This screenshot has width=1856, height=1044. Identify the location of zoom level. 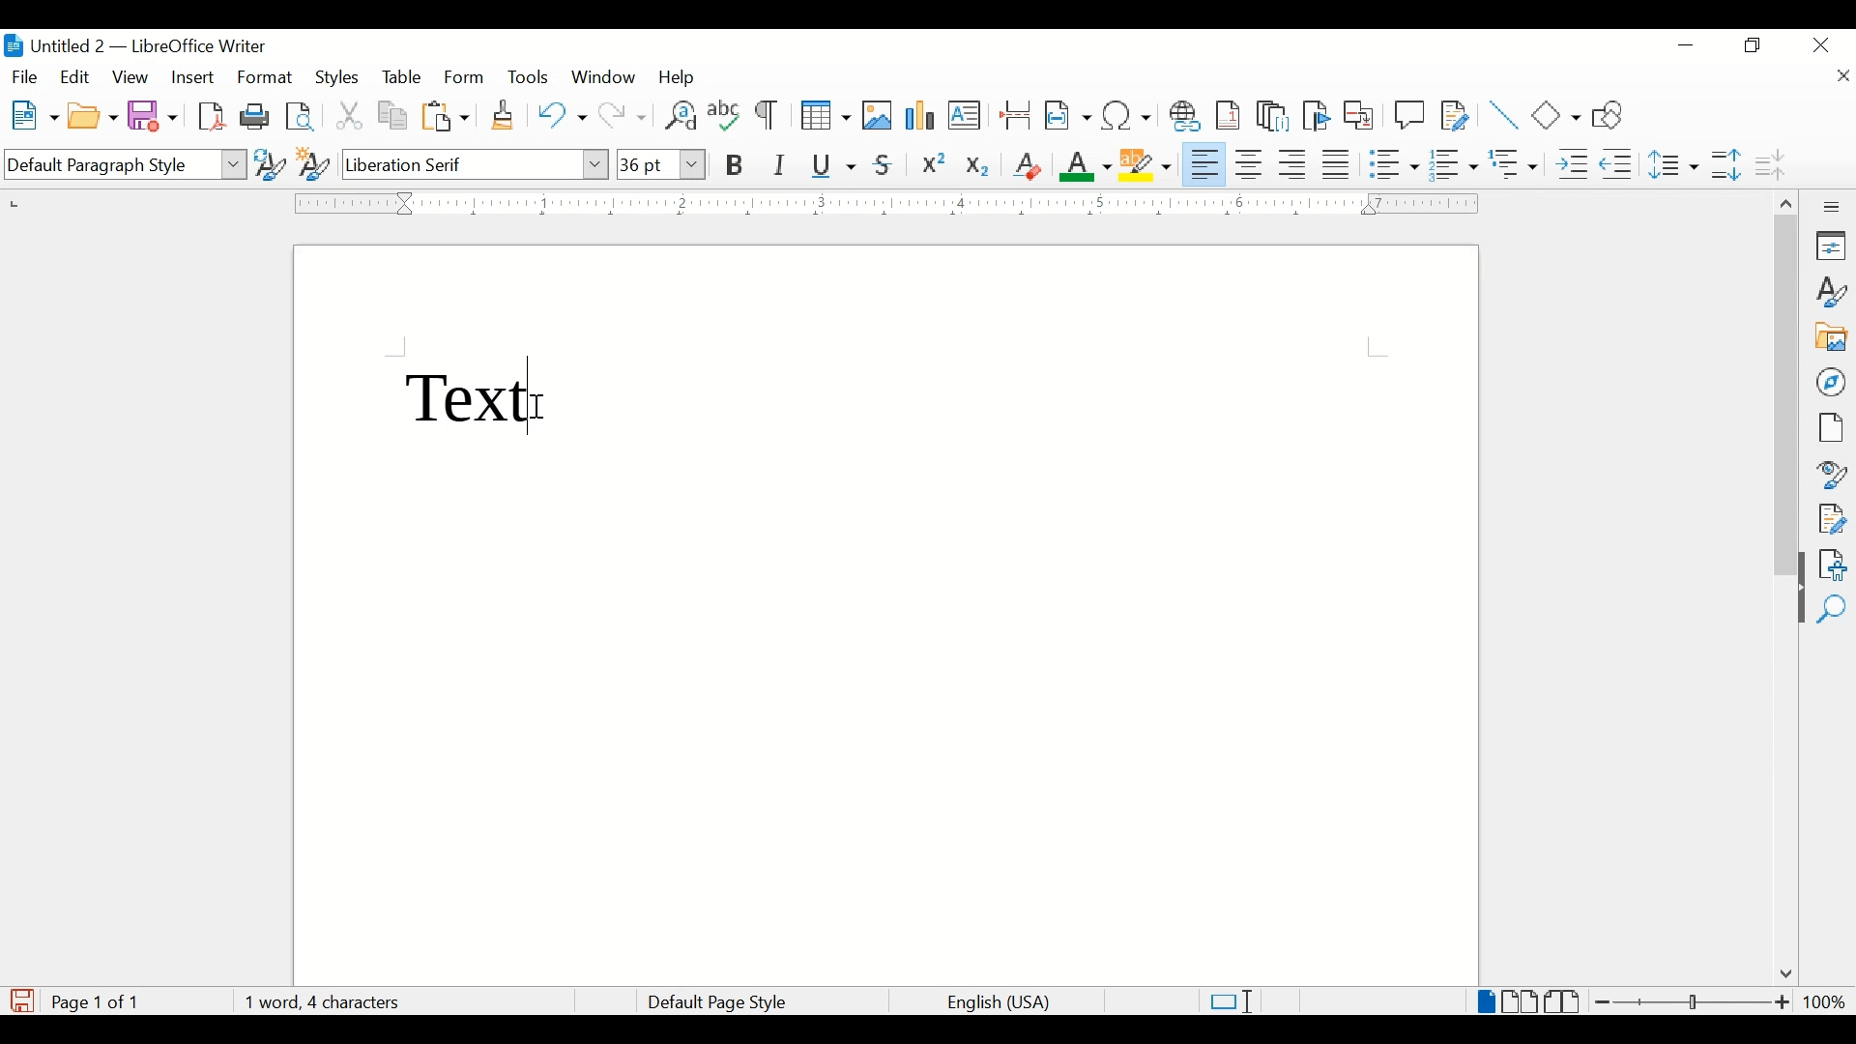
(1824, 1001).